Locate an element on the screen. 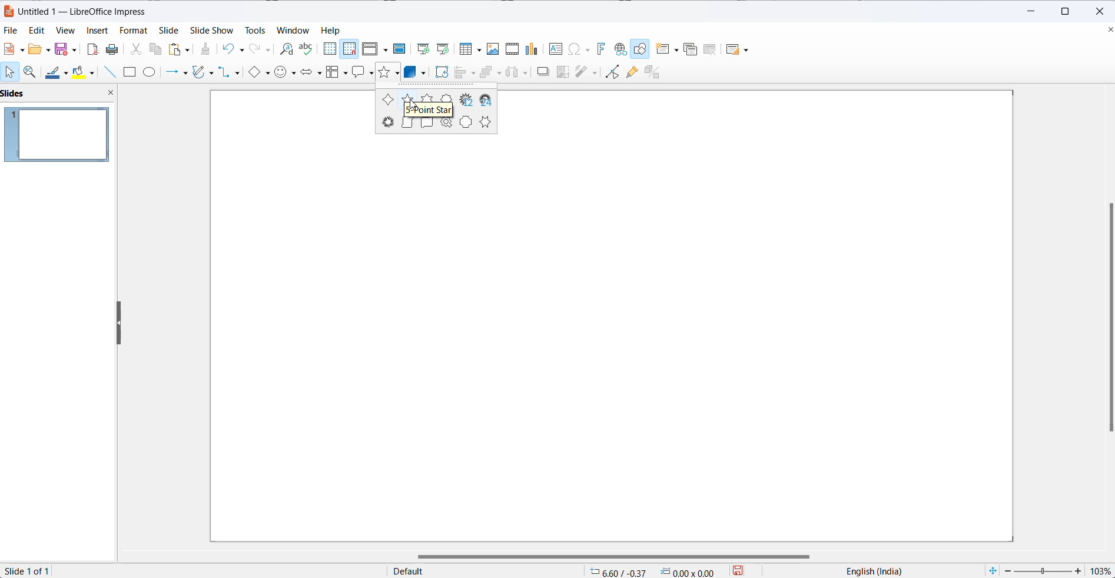 The height and width of the screenshot is (578, 1115). cut is located at coordinates (135, 48).